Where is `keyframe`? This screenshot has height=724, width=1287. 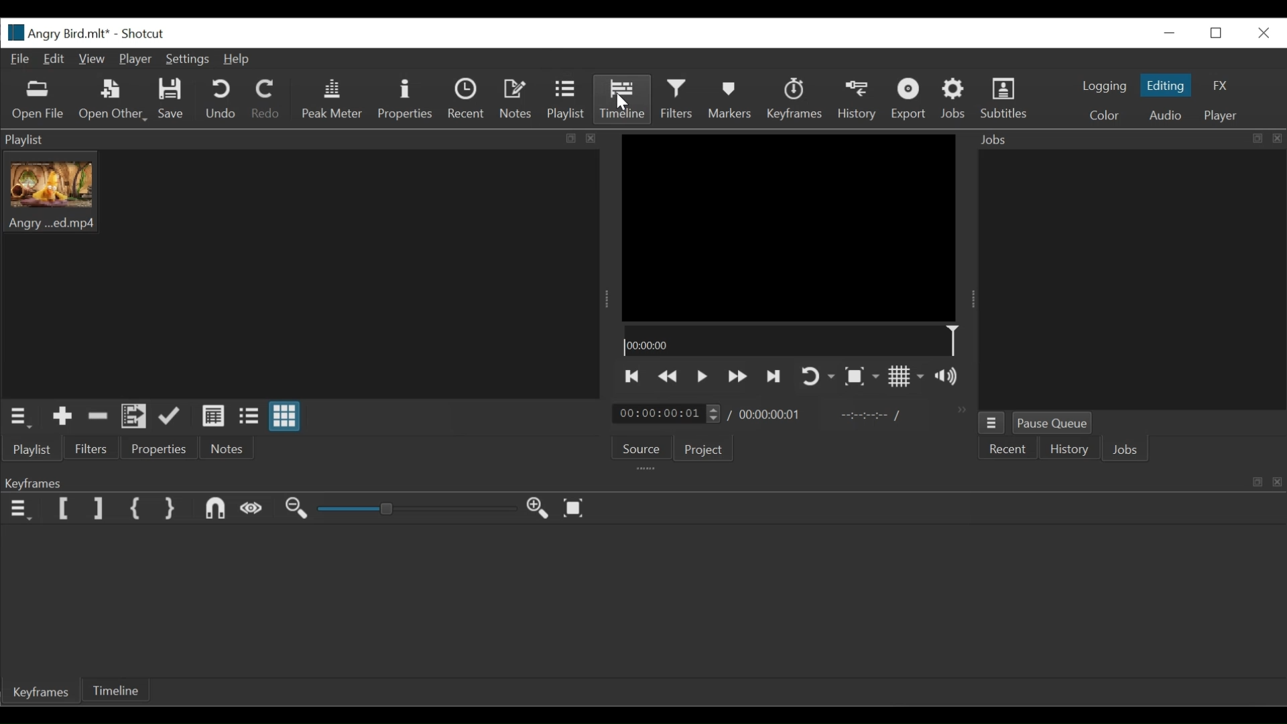
keyframe is located at coordinates (44, 692).